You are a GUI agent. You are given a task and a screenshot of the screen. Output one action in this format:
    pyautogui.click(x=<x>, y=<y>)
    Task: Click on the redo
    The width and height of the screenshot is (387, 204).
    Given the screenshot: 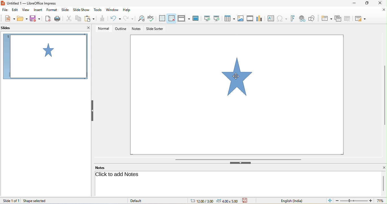 What is the action you would take?
    pyautogui.click(x=128, y=18)
    